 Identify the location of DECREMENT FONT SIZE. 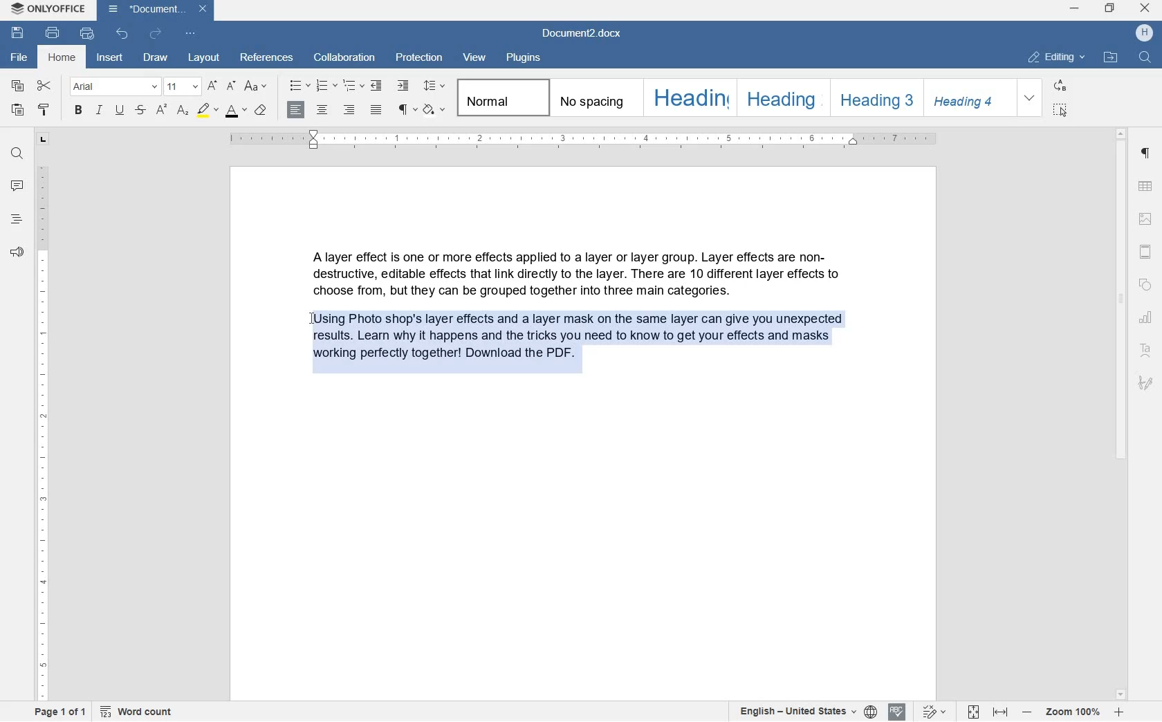
(232, 85).